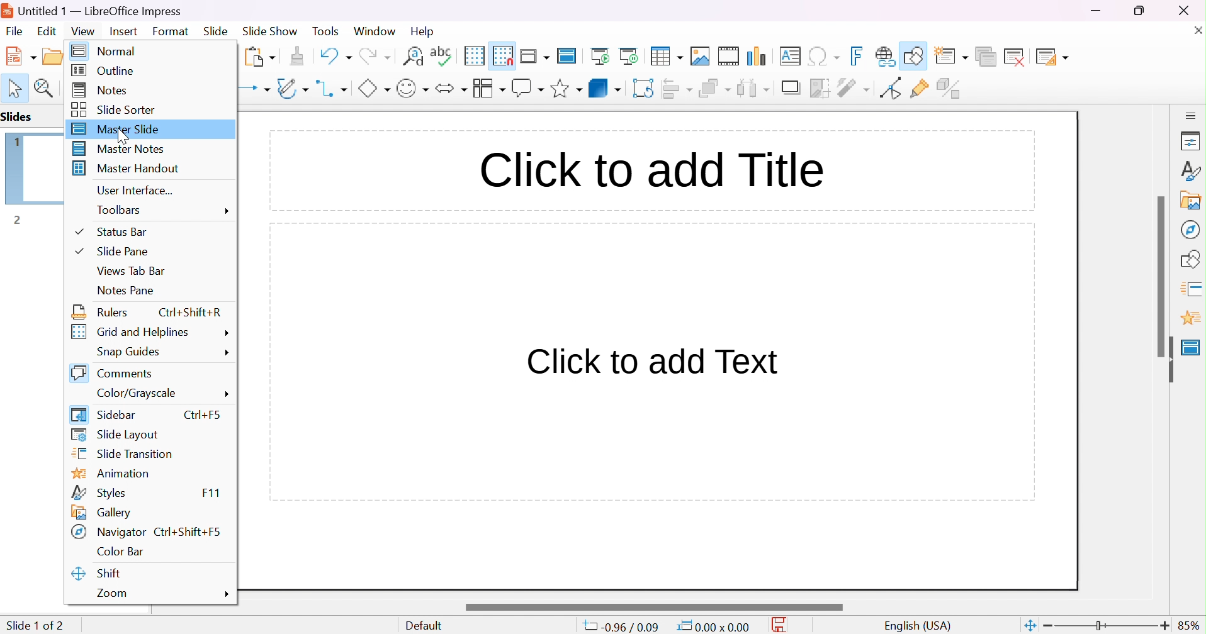 This screenshot has height=634, width=1206. Describe the element at coordinates (191, 313) in the screenshot. I see `ctrl+shift+r` at that location.